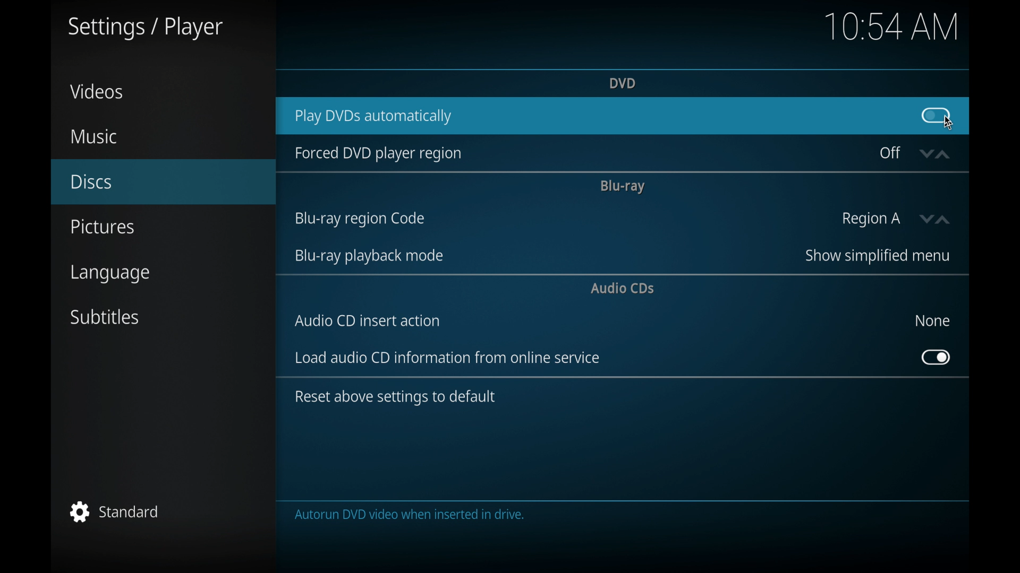  What do you see at coordinates (624, 288) in the screenshot?
I see `audio cds` at bounding box center [624, 288].